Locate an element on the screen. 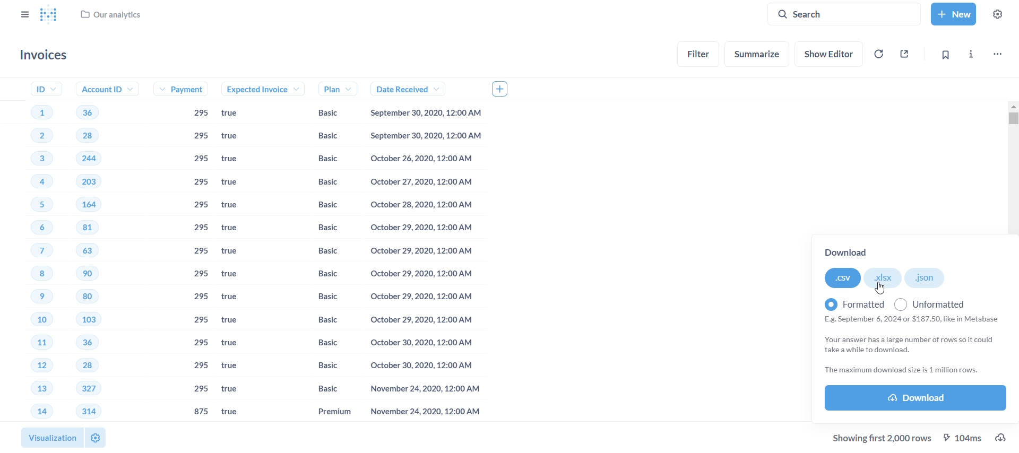  download is located at coordinates (916, 399).